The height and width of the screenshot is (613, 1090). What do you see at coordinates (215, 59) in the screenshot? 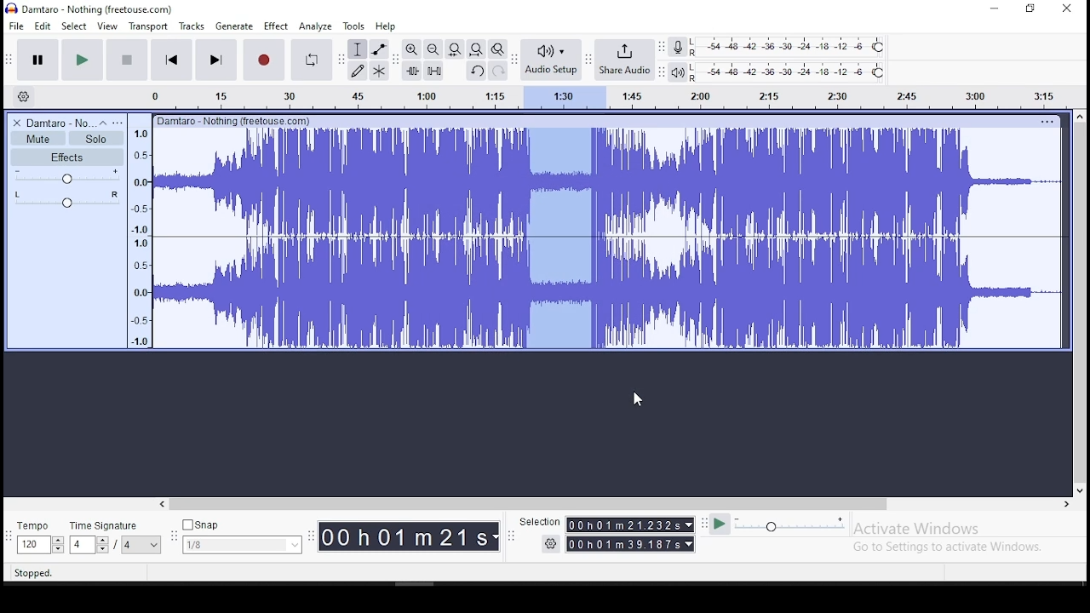
I see `skip to start` at bounding box center [215, 59].